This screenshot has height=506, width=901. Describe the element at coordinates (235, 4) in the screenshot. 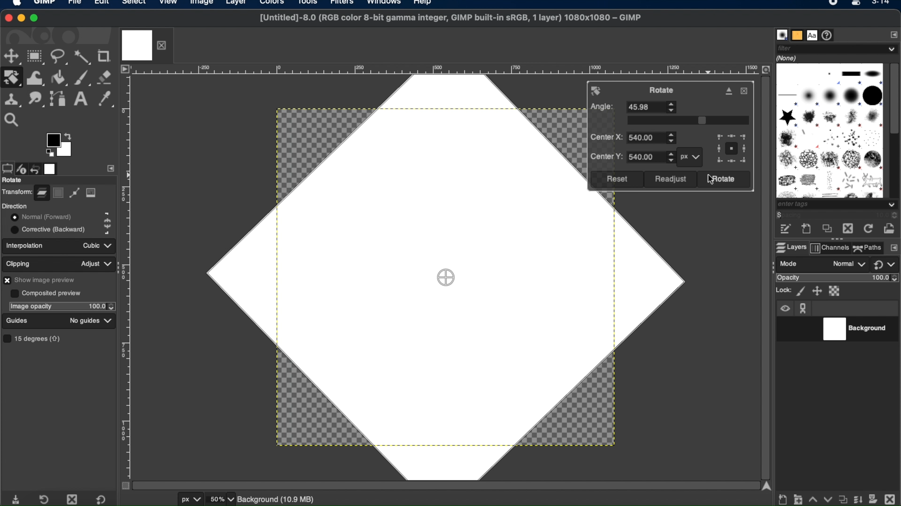

I see `layer` at that location.